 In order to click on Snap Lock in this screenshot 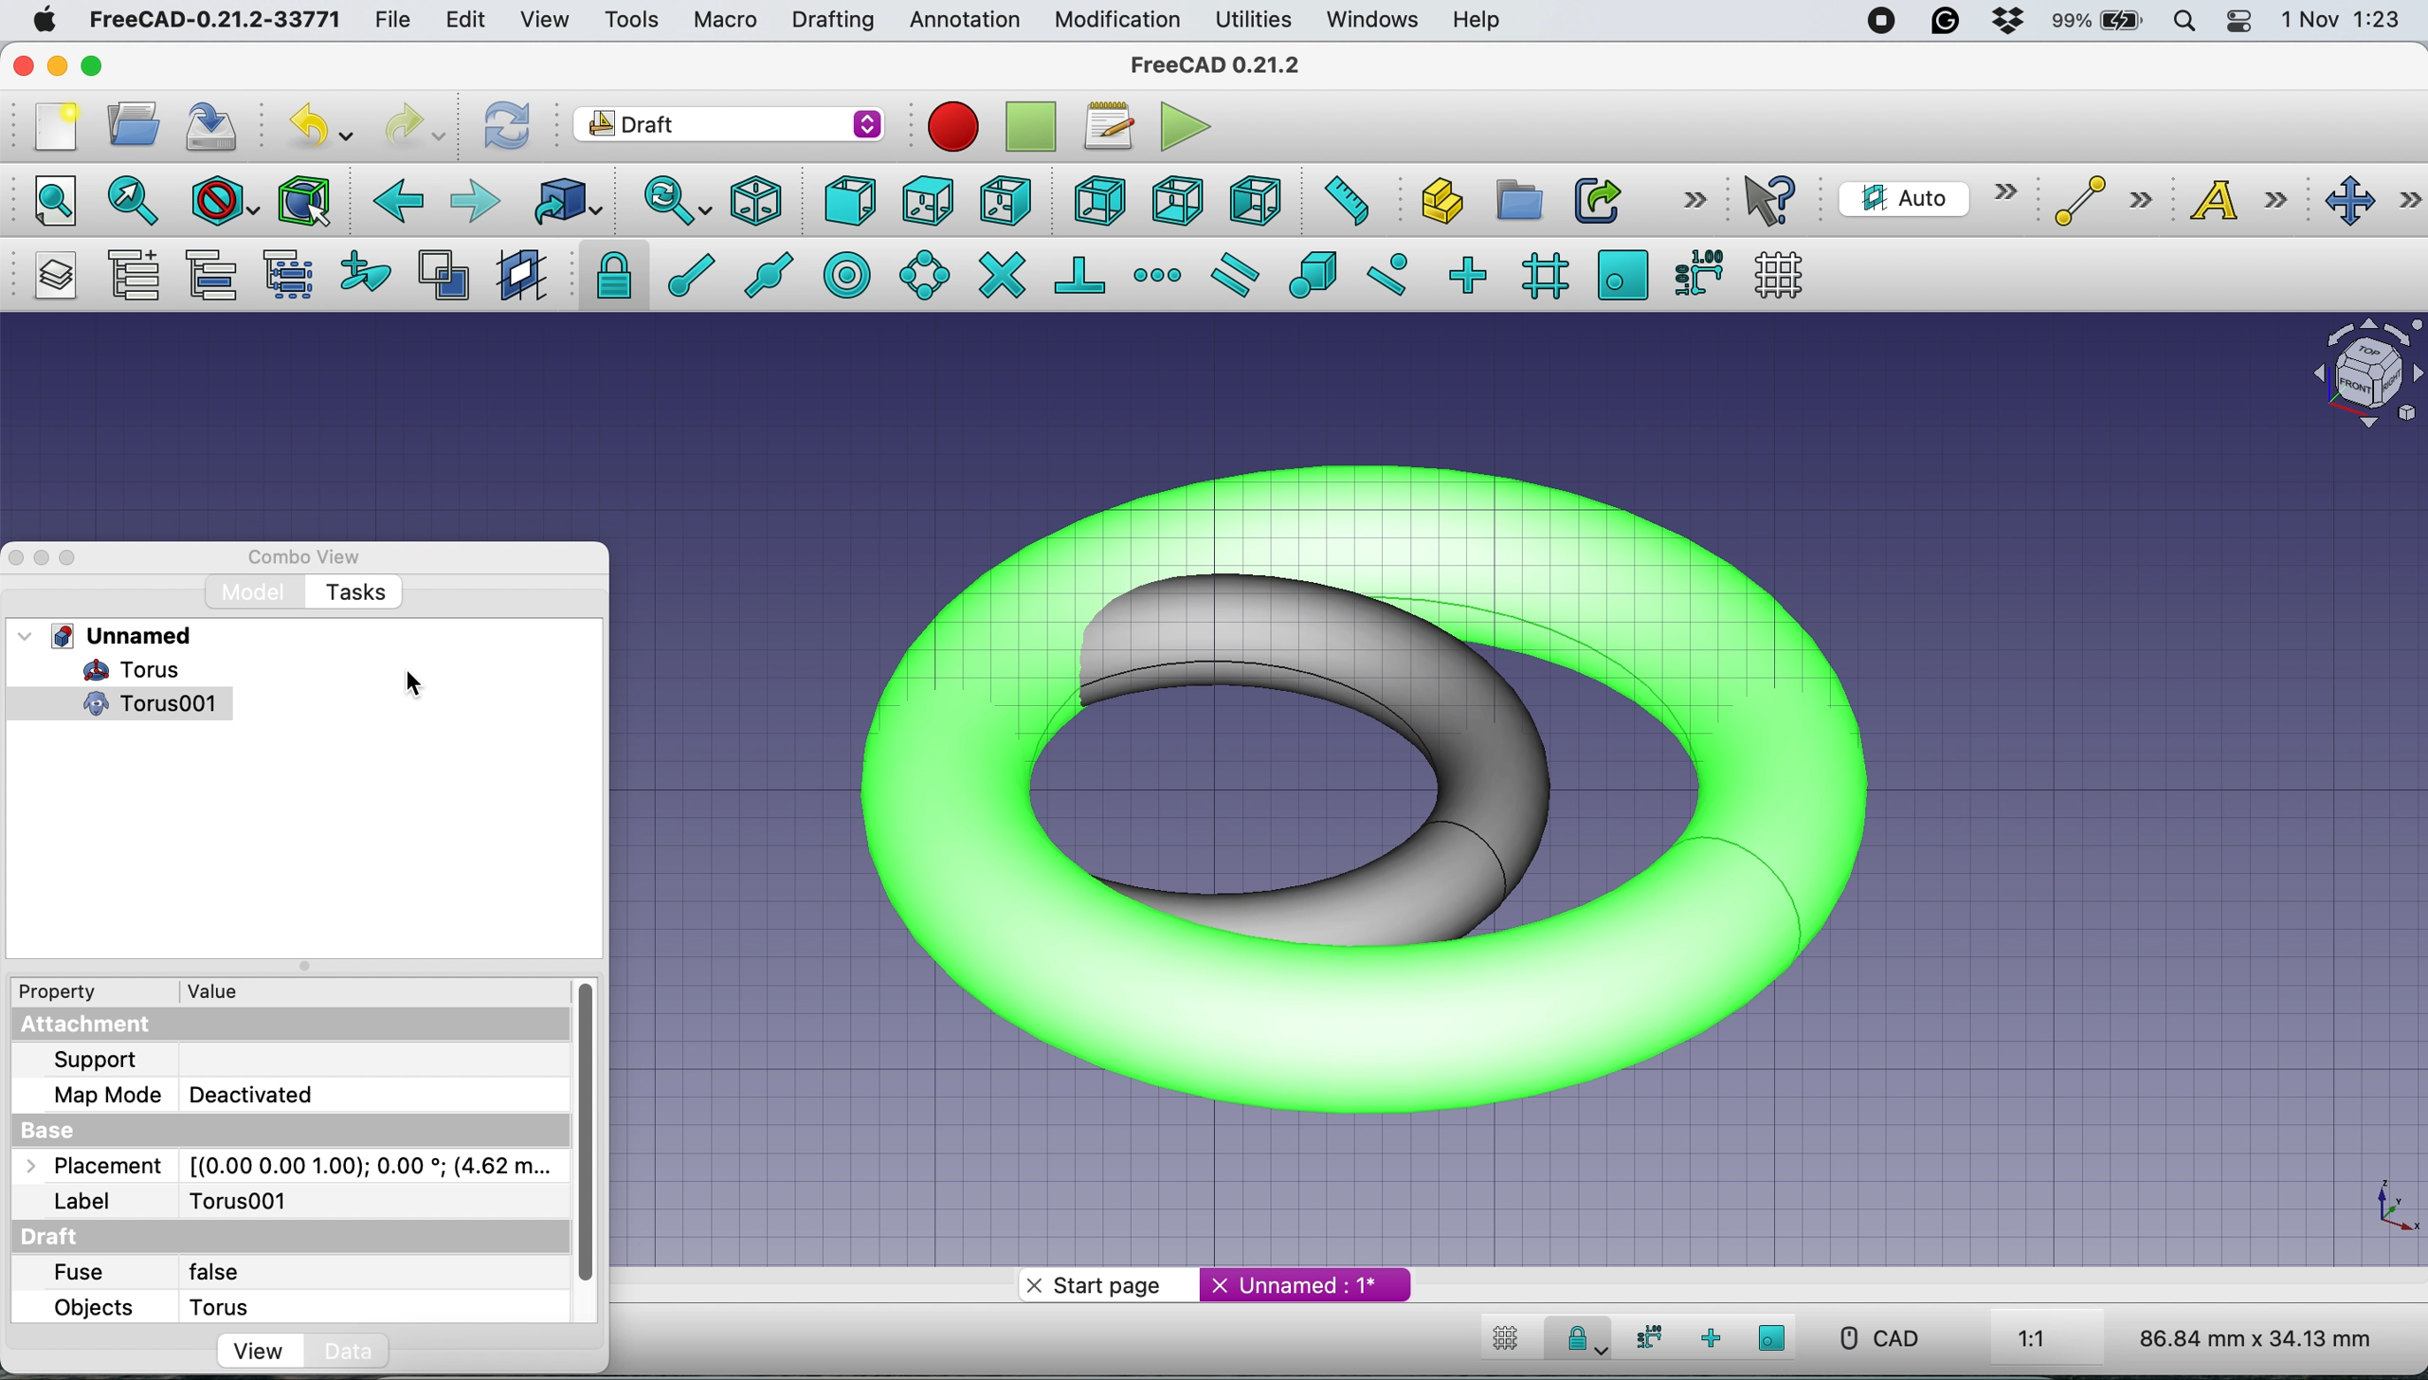, I will do `click(1582, 1336)`.